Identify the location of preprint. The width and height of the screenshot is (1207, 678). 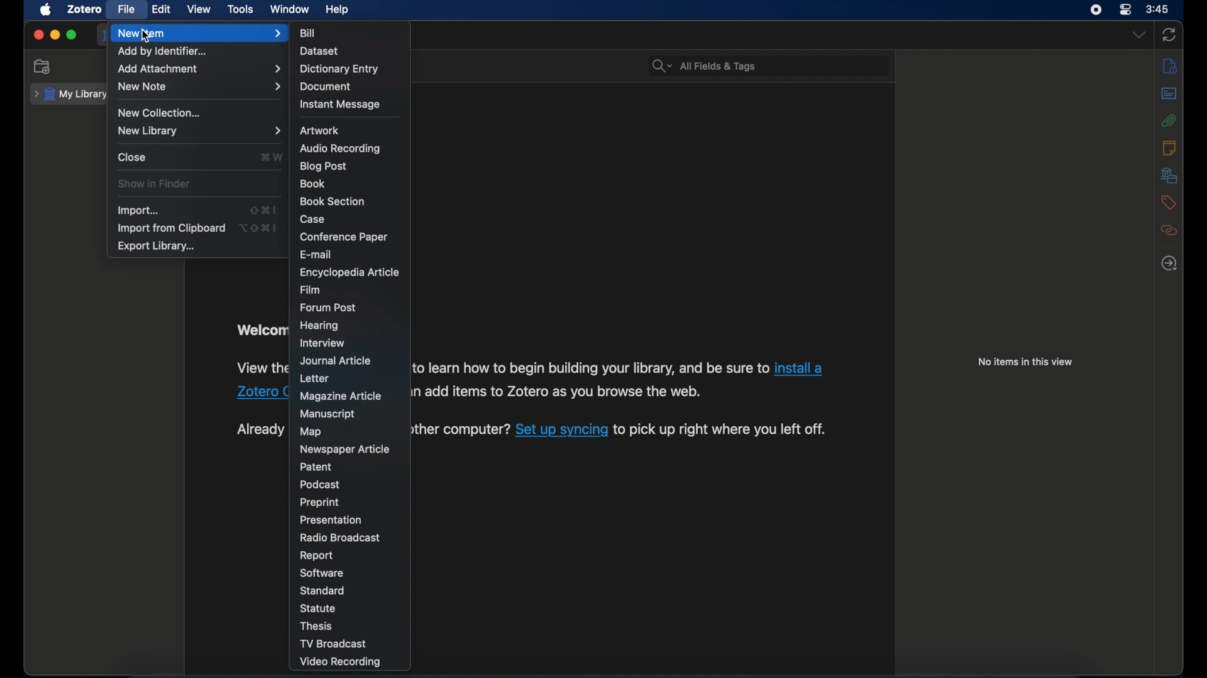
(319, 503).